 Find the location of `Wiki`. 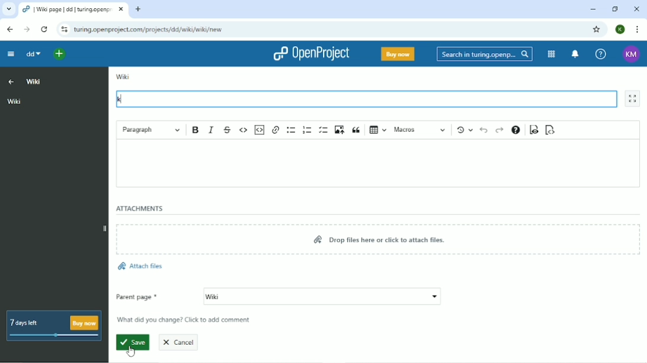

Wiki is located at coordinates (123, 76).